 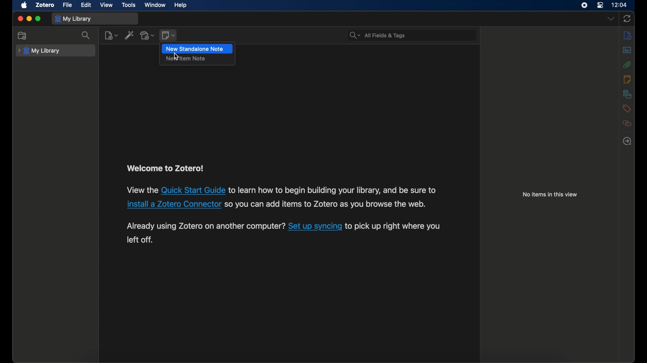 What do you see at coordinates (551, 195) in the screenshot?
I see `no items in this view` at bounding box center [551, 195].